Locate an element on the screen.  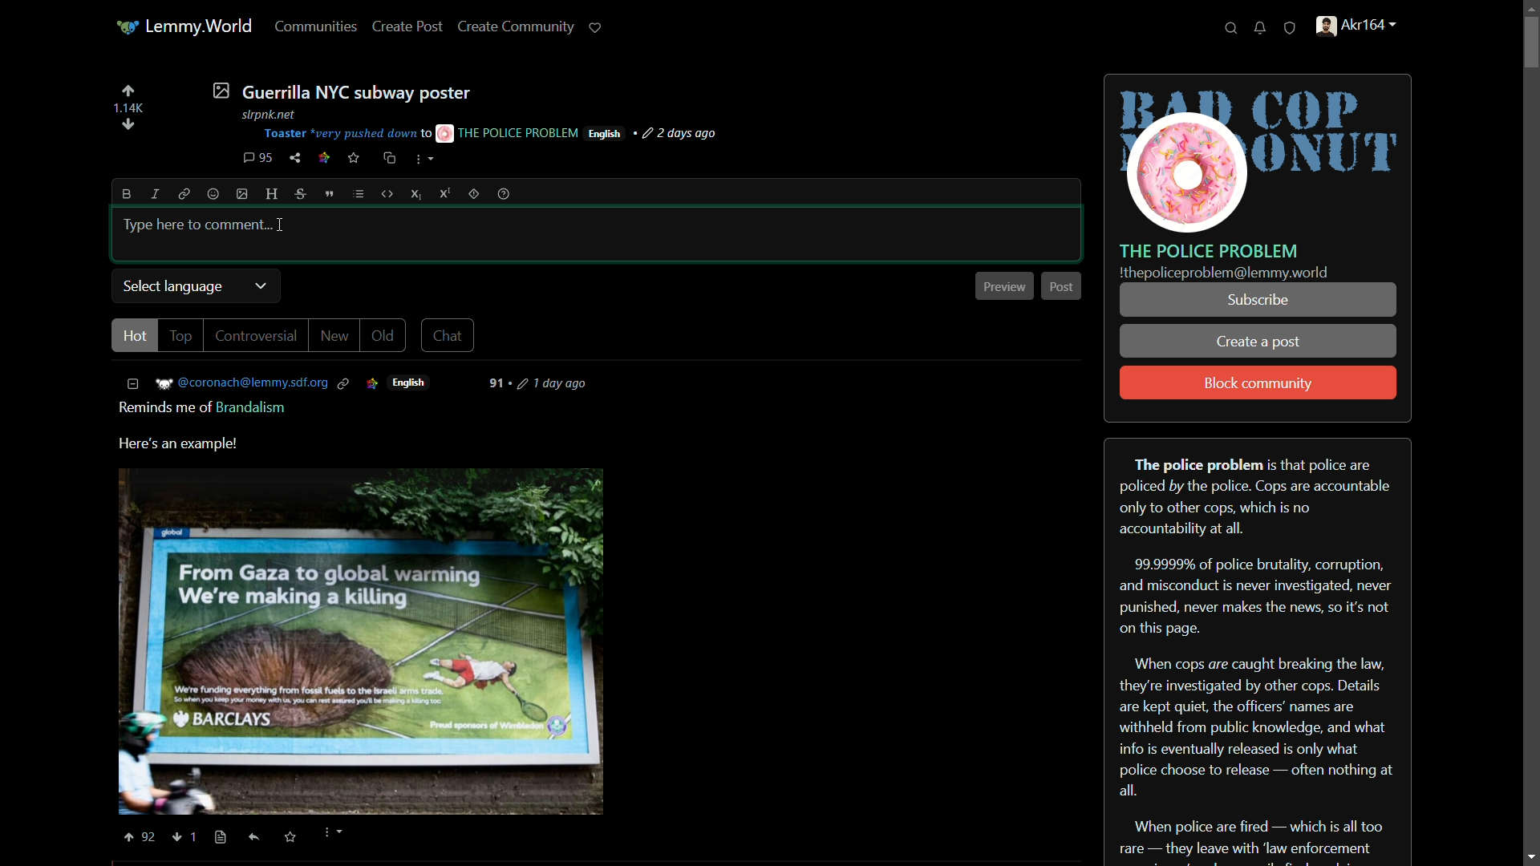
header is located at coordinates (273, 195).